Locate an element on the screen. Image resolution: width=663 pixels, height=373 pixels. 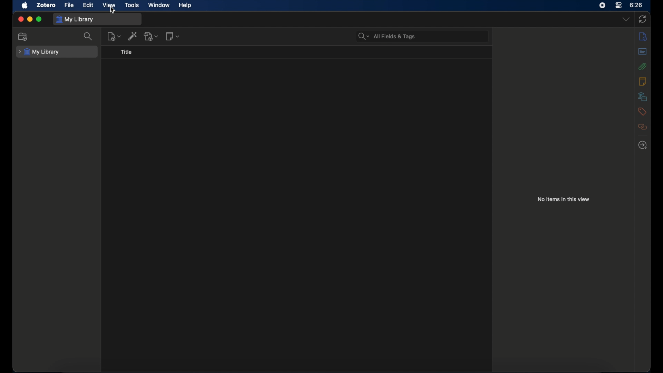
abstract is located at coordinates (643, 51).